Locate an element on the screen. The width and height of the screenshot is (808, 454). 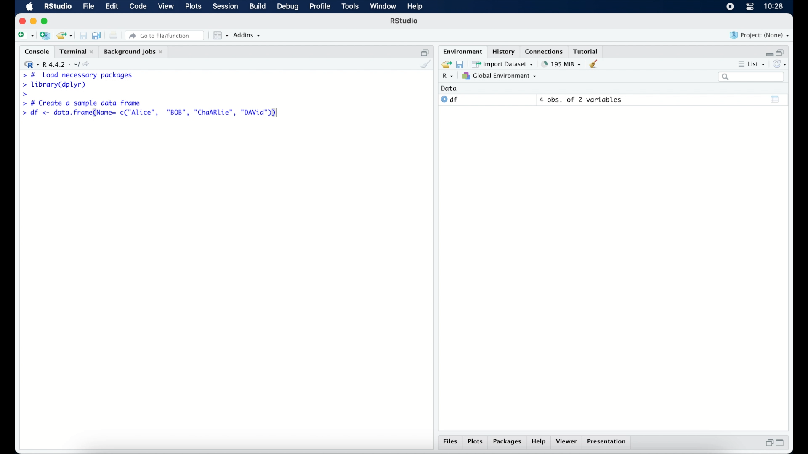
addins is located at coordinates (247, 36).